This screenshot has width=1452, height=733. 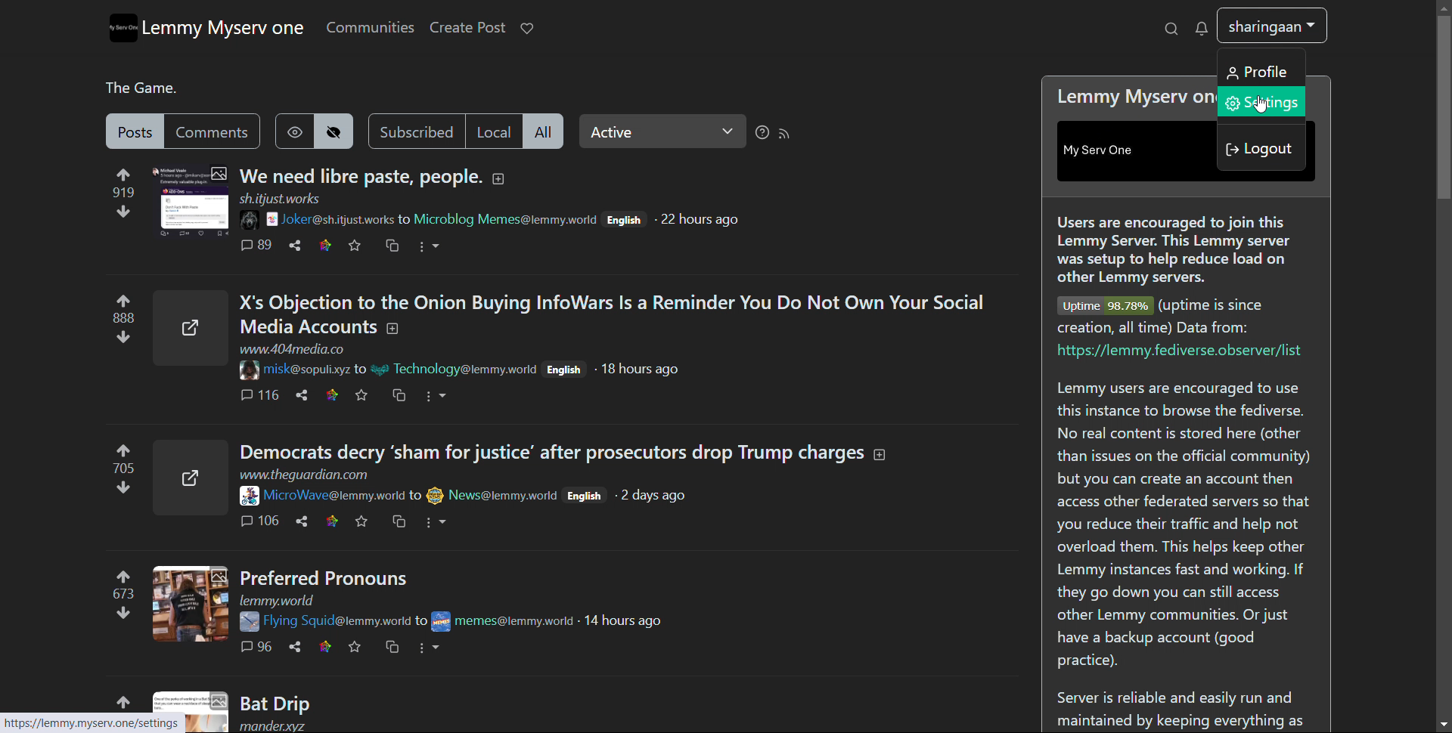 What do you see at coordinates (256, 648) in the screenshot?
I see `96 comments` at bounding box center [256, 648].